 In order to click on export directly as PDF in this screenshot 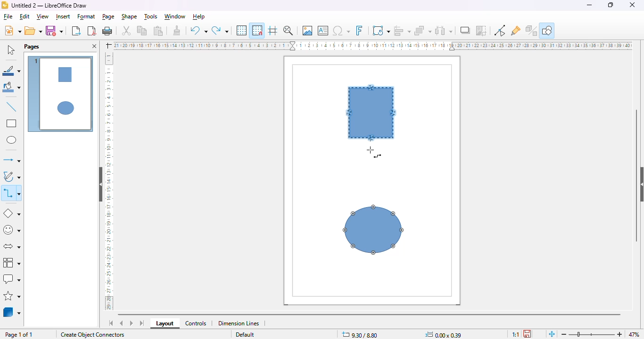, I will do `click(92, 31)`.